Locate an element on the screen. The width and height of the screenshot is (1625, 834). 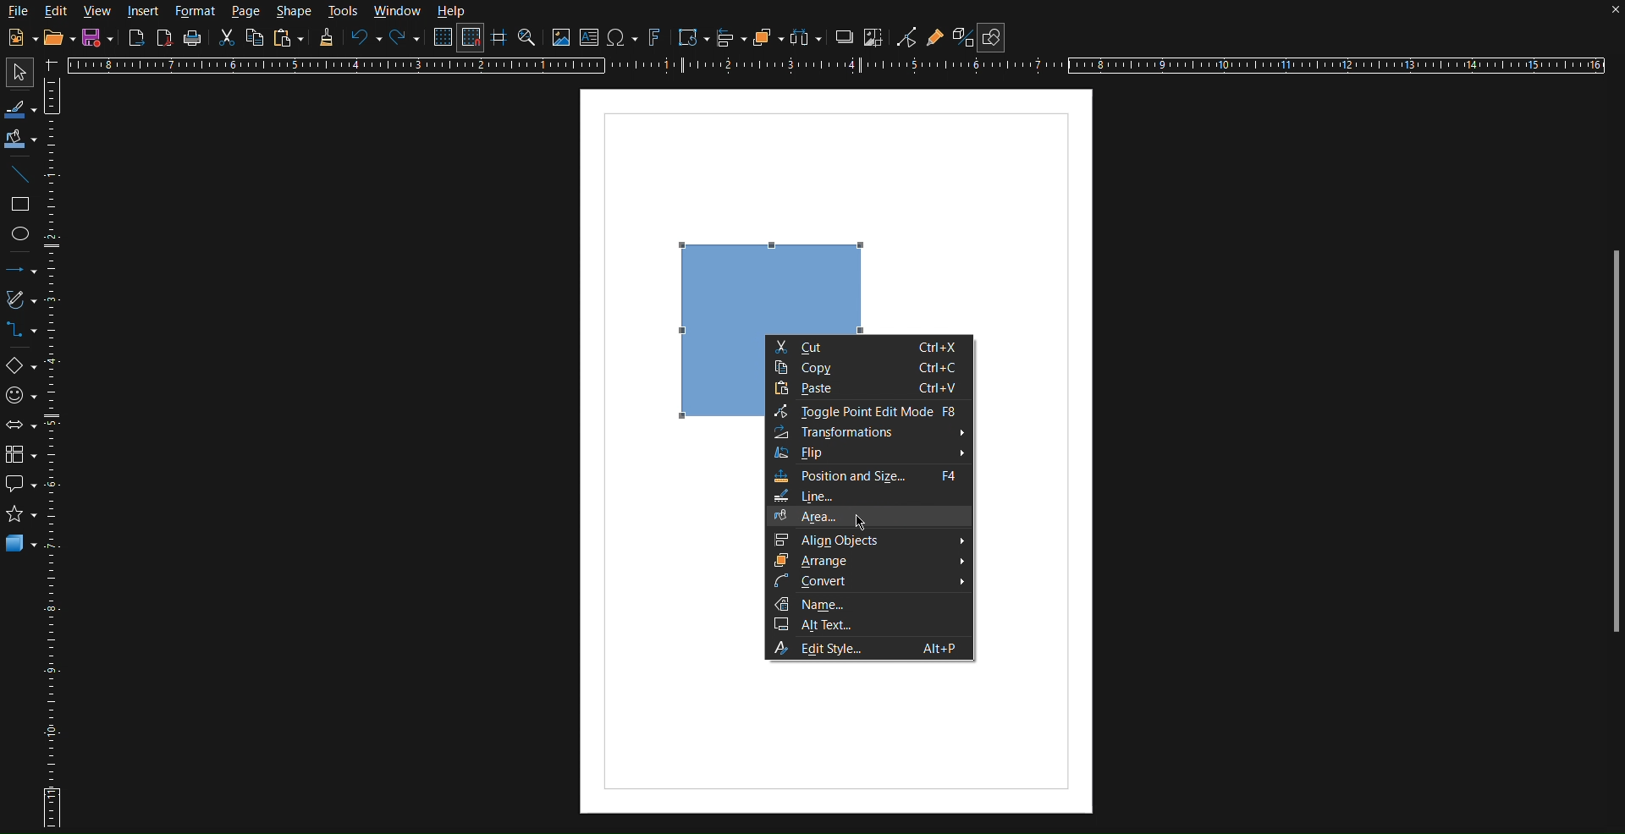
Fontworks is located at coordinates (656, 39).